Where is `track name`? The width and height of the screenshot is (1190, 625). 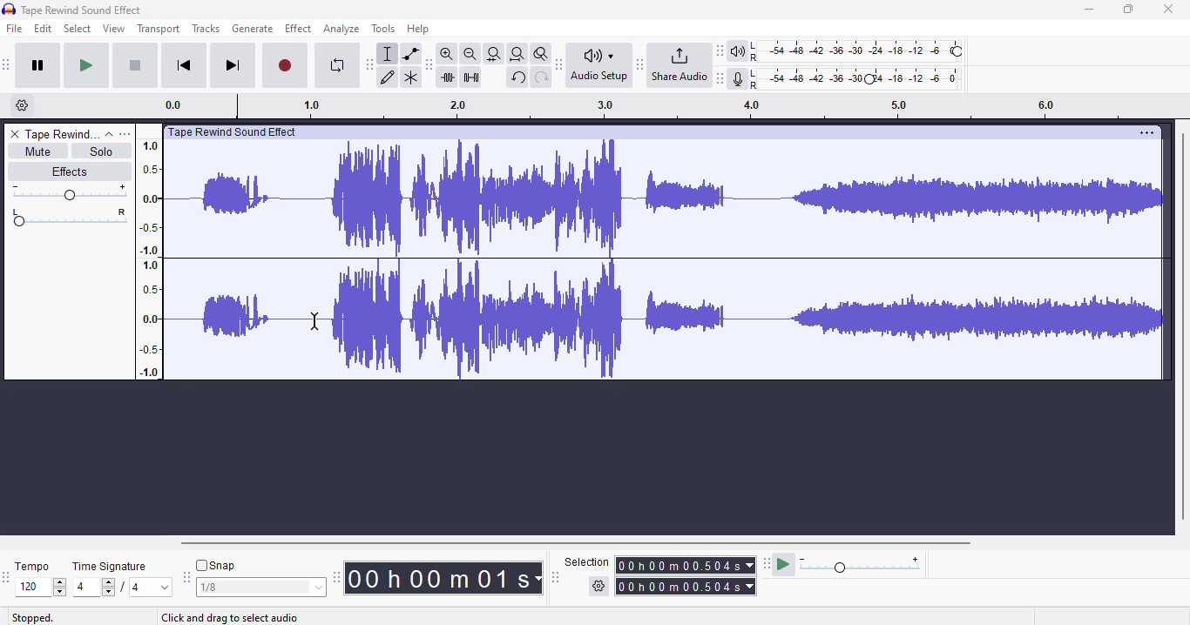 track name is located at coordinates (63, 133).